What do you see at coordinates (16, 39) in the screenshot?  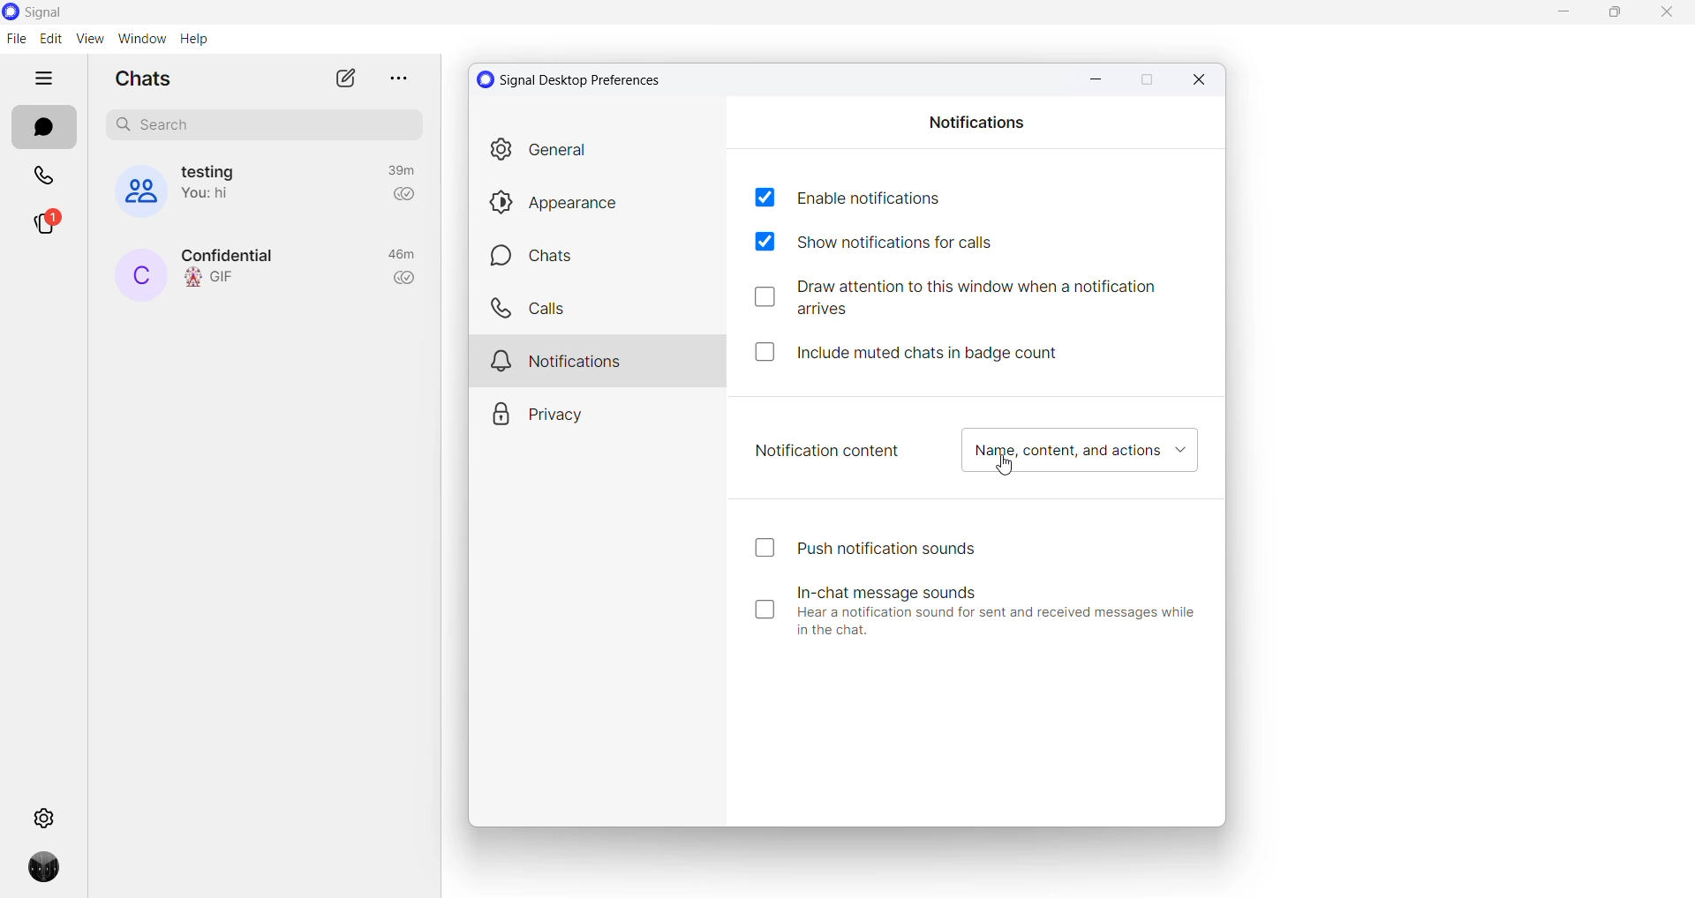 I see `file` at bounding box center [16, 39].